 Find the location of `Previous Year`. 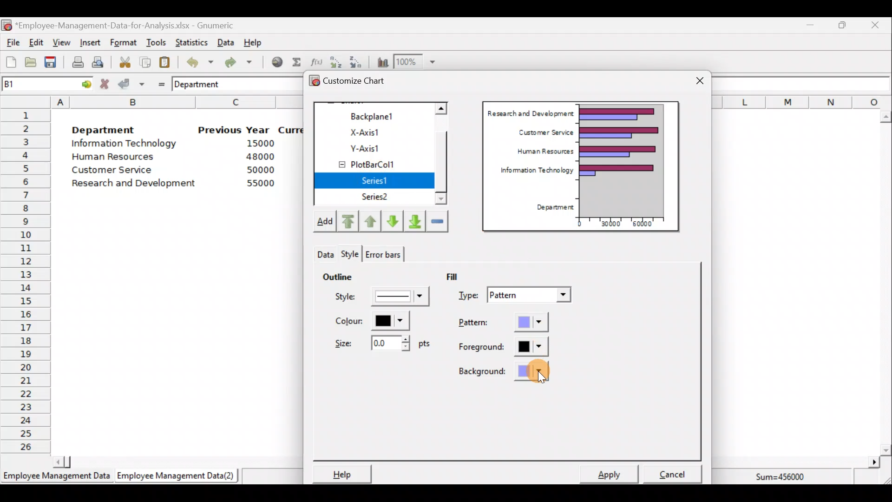

Previous Year is located at coordinates (234, 130).